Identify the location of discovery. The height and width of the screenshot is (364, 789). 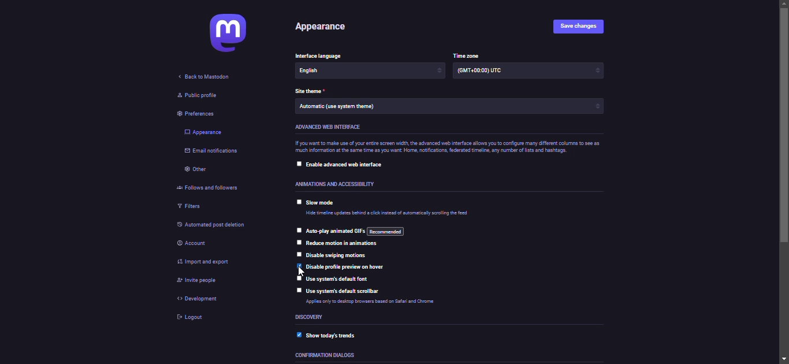
(312, 317).